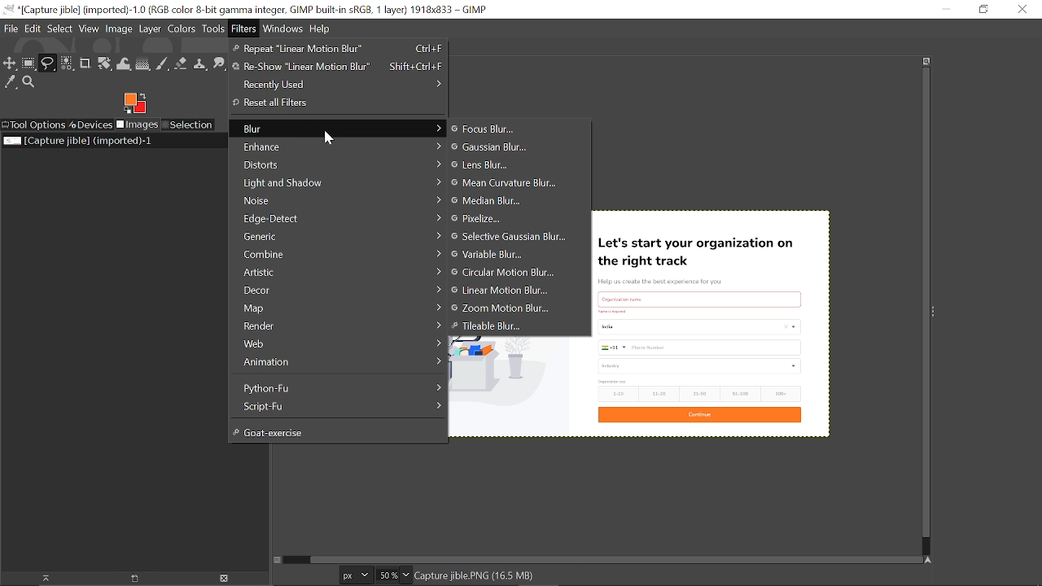 The image size is (1042, 586). I want to click on Sidebar menu, so click(937, 310).